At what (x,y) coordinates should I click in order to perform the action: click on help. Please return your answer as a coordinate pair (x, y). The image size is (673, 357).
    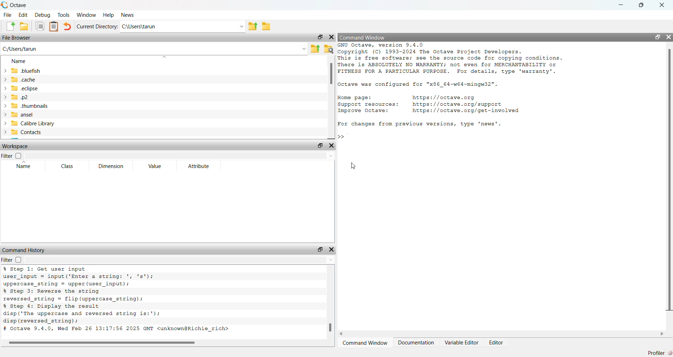
    Looking at the image, I should click on (108, 15).